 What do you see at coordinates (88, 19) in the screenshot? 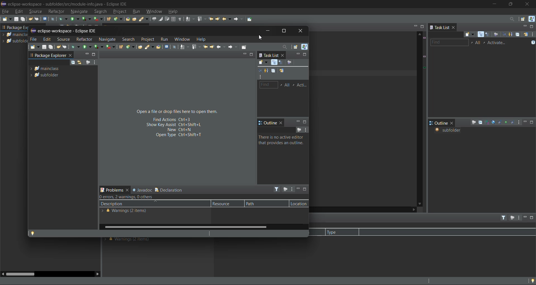
I see `coverage` at bounding box center [88, 19].